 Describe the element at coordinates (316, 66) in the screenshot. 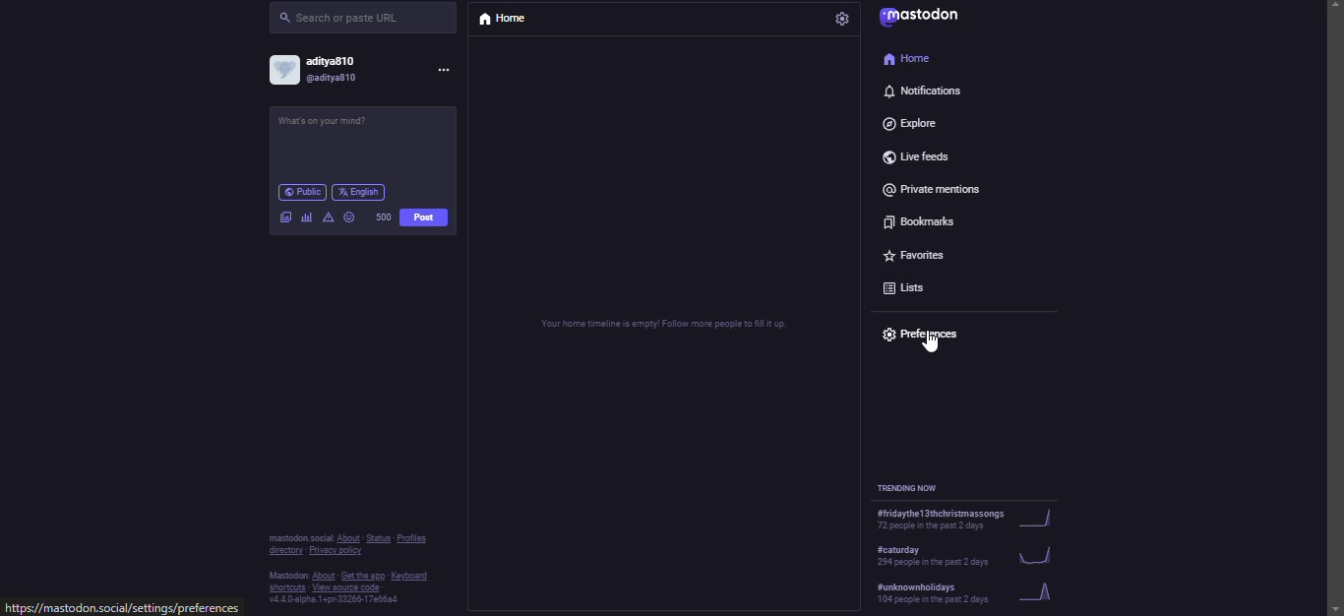

I see `account` at that location.